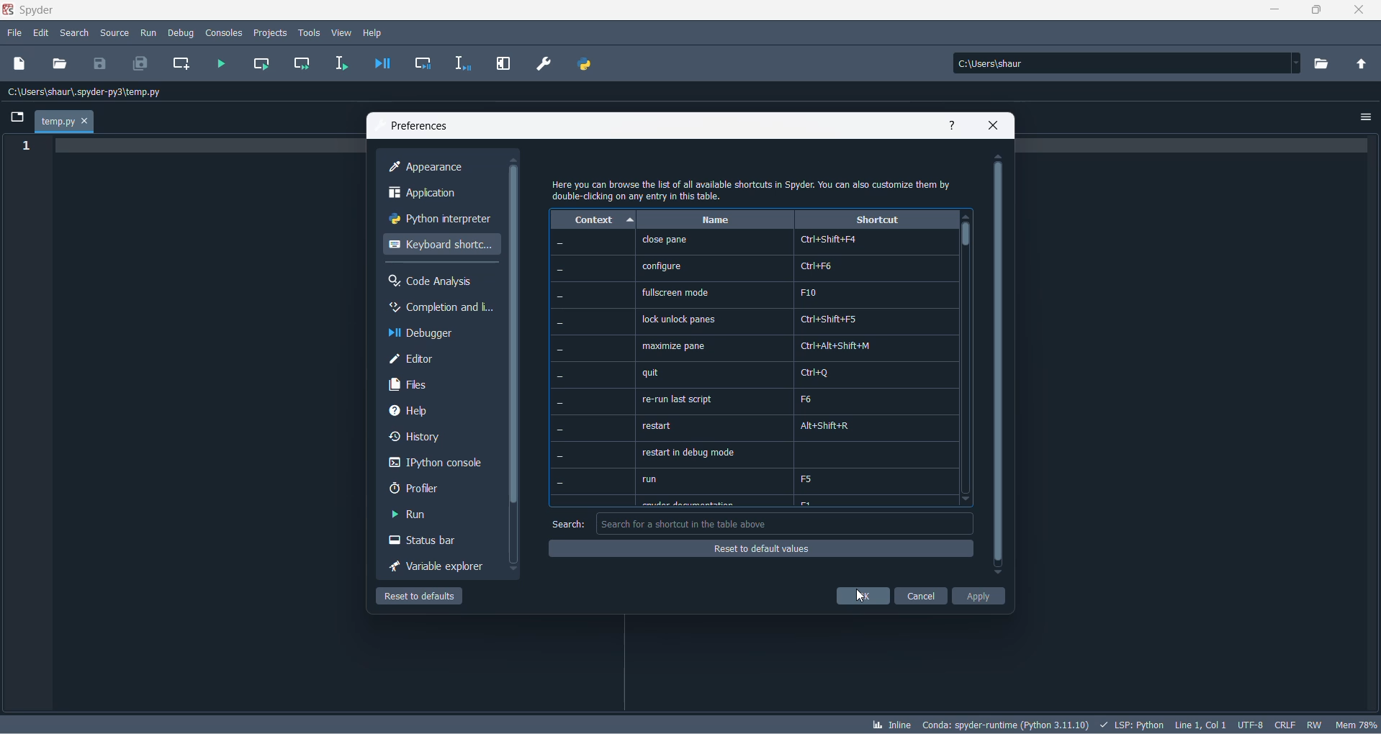 This screenshot has height=734, width=1381. What do you see at coordinates (1278, 12) in the screenshot?
I see `minimize` at bounding box center [1278, 12].